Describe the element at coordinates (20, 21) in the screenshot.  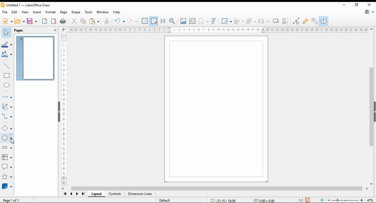
I see `open ` at that location.